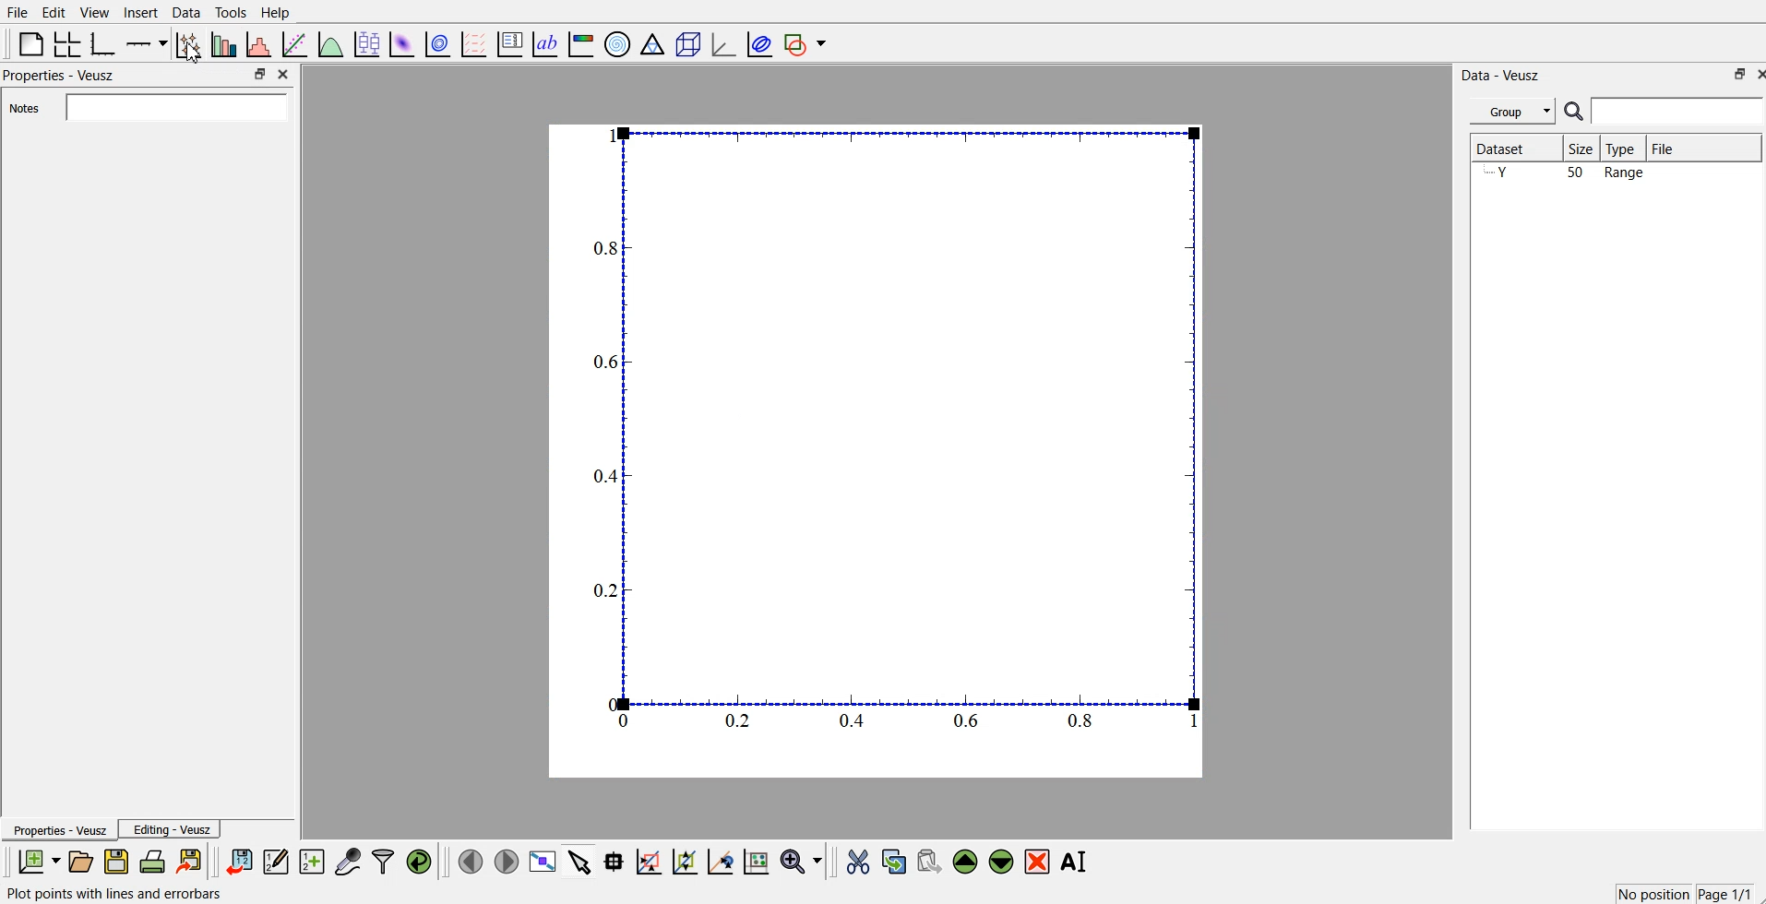 The image size is (1766, 904). What do you see at coordinates (148, 42) in the screenshot?
I see `Add an axis` at bounding box center [148, 42].